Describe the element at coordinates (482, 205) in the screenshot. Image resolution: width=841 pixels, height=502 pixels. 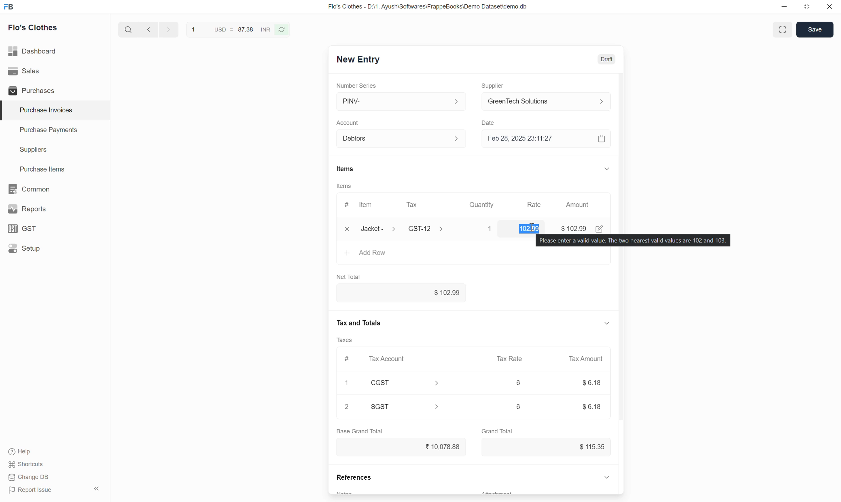
I see `Quantity` at that location.